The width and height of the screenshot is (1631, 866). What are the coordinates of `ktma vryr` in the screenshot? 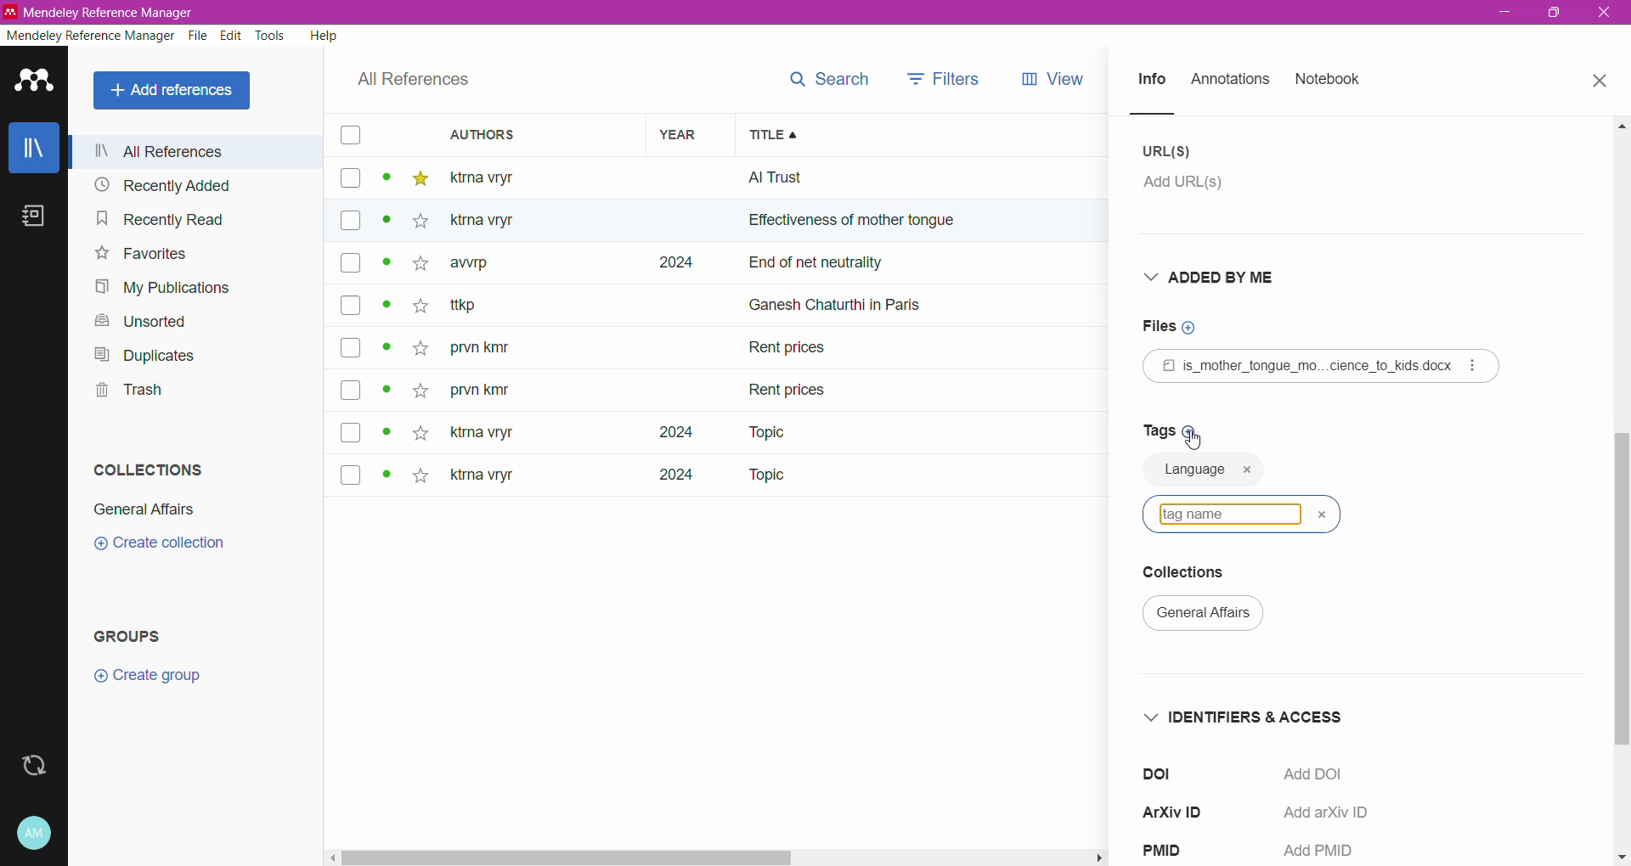 It's located at (483, 479).